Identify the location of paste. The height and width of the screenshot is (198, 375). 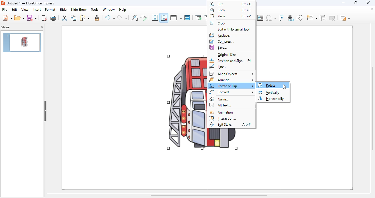
(231, 16).